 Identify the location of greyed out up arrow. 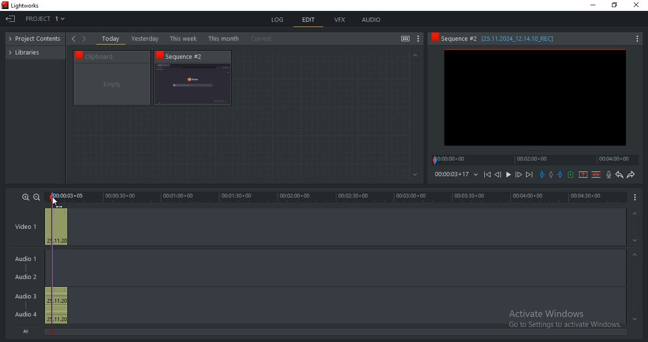
(414, 54).